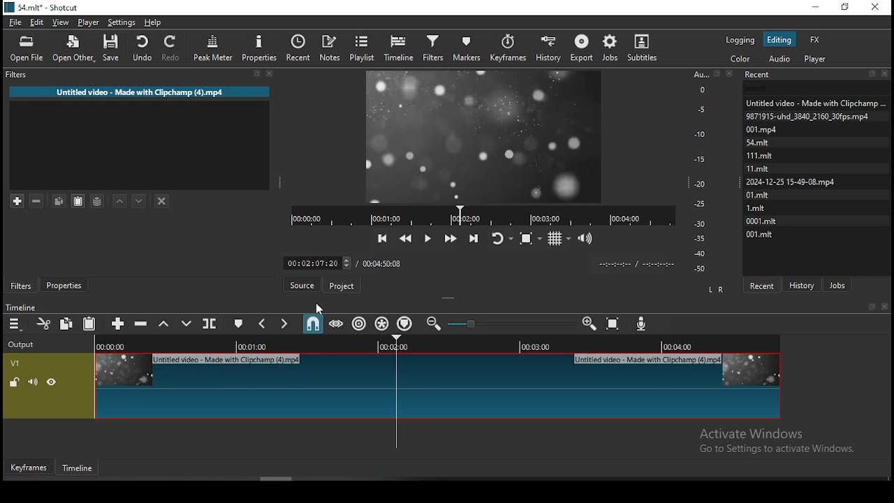 The image size is (894, 503). What do you see at coordinates (483, 216) in the screenshot?
I see `playback progress bar` at bounding box center [483, 216].